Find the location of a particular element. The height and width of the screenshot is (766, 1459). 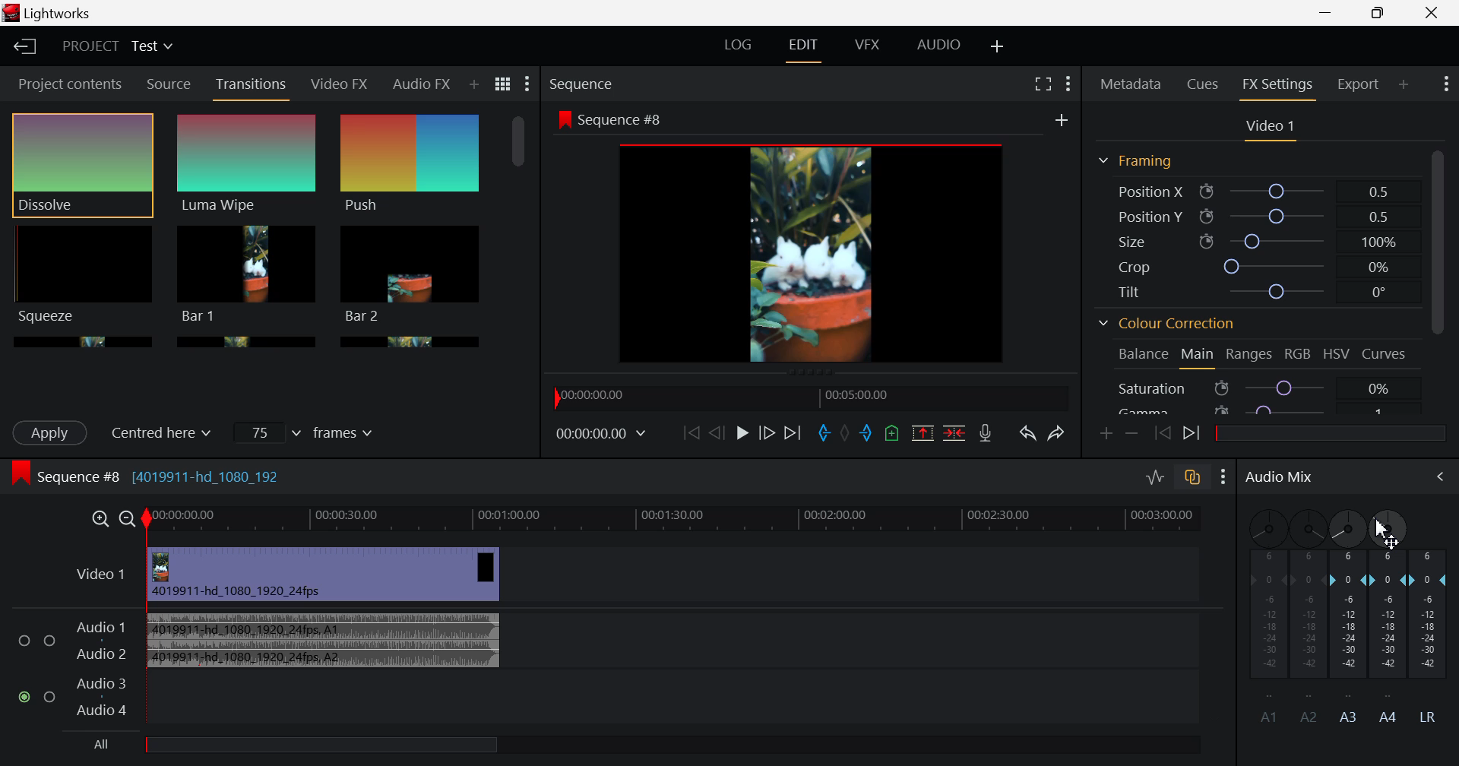

Audio Input Field is located at coordinates (620, 666).